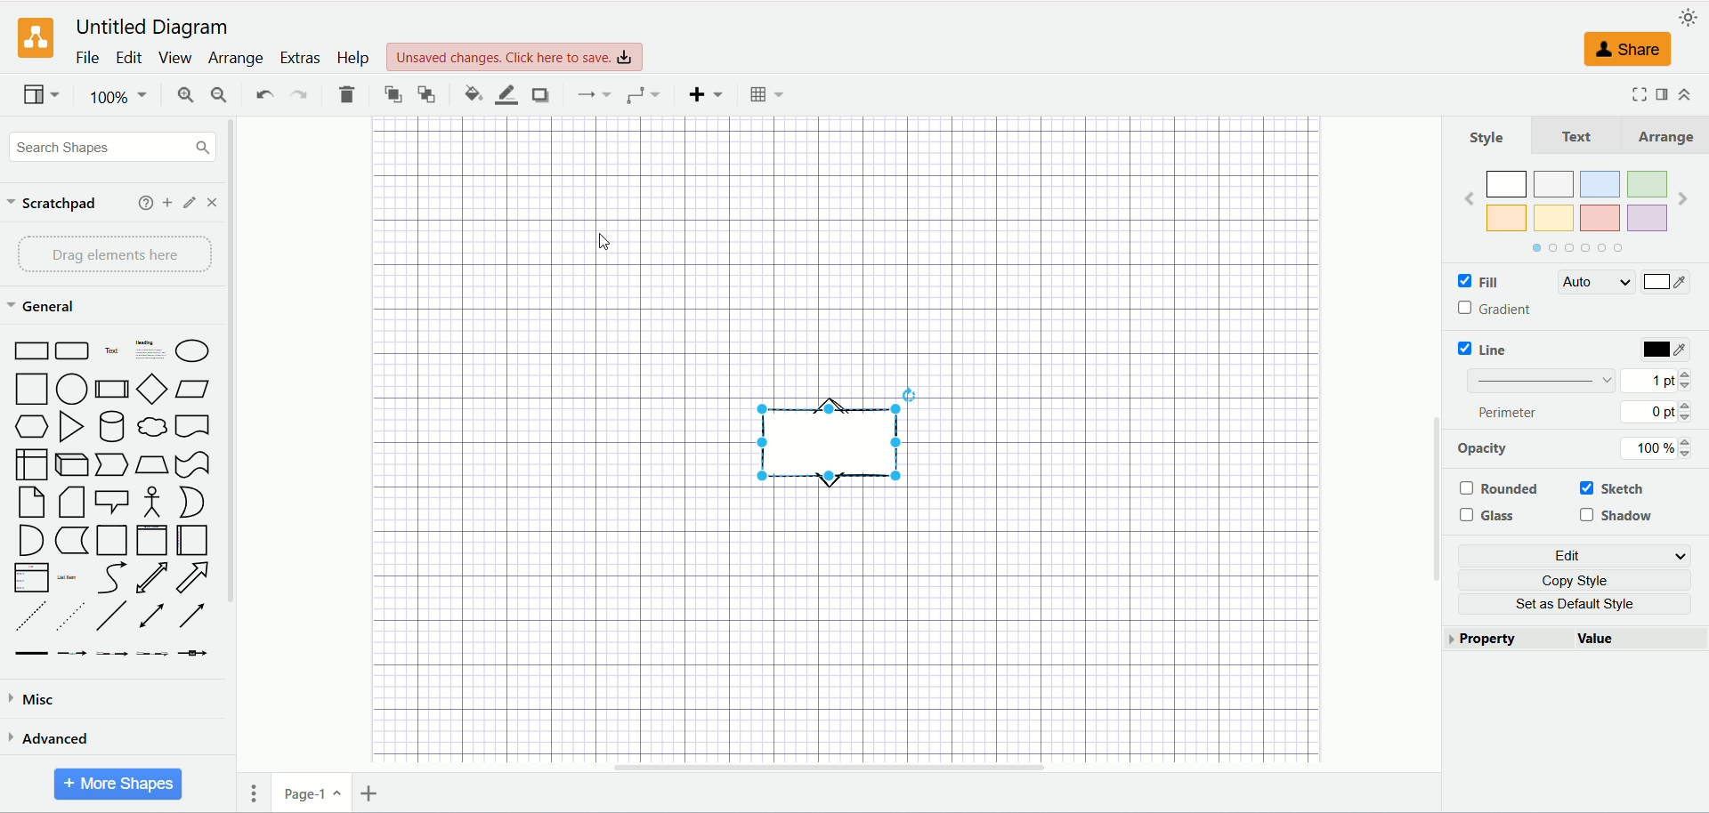 The image size is (1709, 813). What do you see at coordinates (427, 93) in the screenshot?
I see `to back` at bounding box center [427, 93].